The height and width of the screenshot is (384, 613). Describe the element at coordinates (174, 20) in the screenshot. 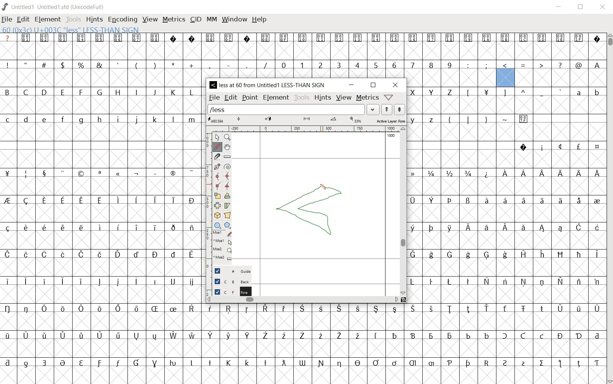

I see `metrics` at that location.